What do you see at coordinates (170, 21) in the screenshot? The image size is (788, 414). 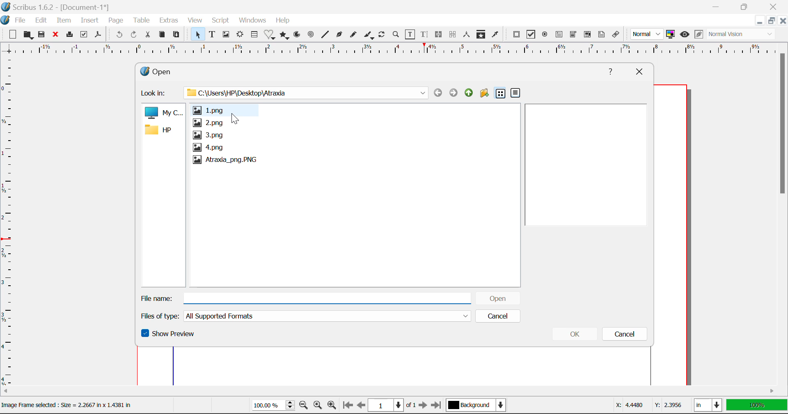 I see `Extras` at bounding box center [170, 21].